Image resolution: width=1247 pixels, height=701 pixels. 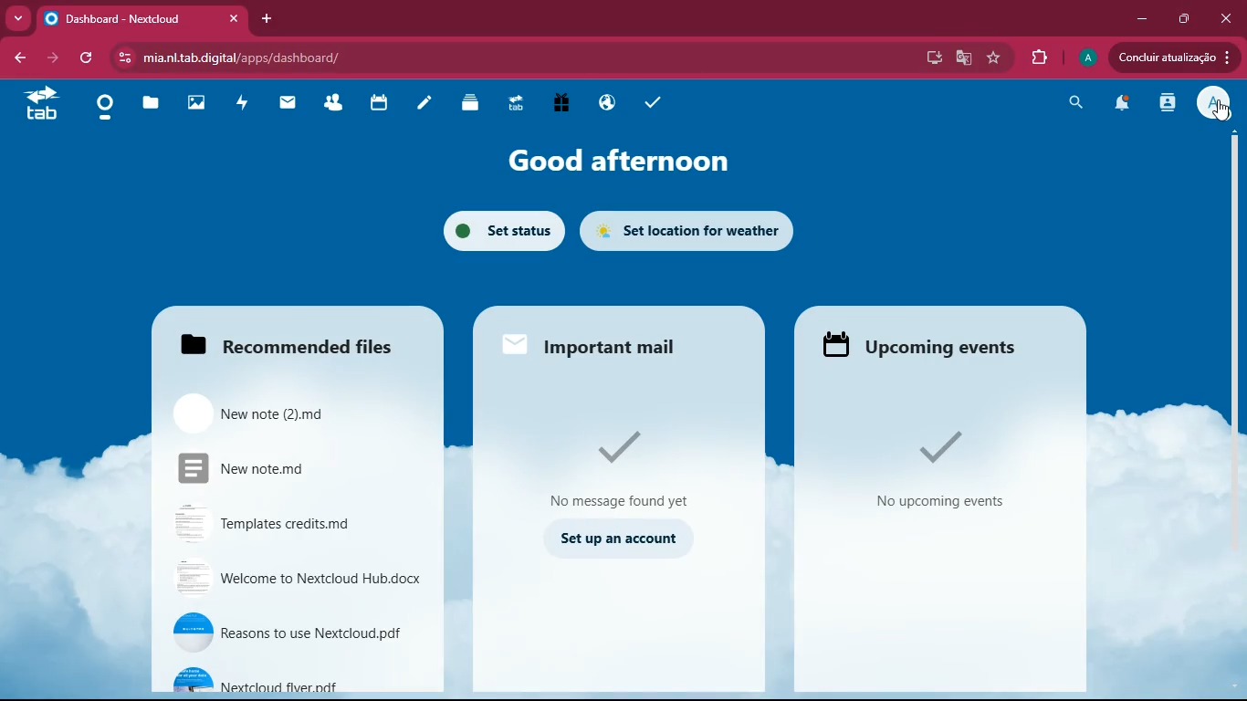 I want to click on desktop, so click(x=931, y=59).